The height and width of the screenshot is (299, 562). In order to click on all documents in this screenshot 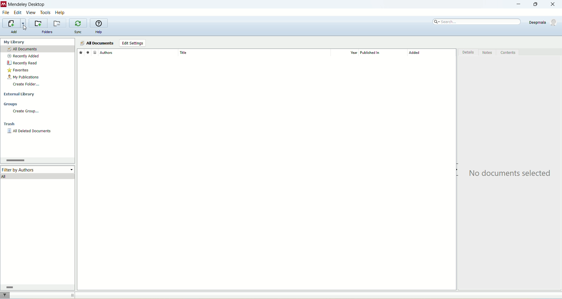, I will do `click(97, 43)`.